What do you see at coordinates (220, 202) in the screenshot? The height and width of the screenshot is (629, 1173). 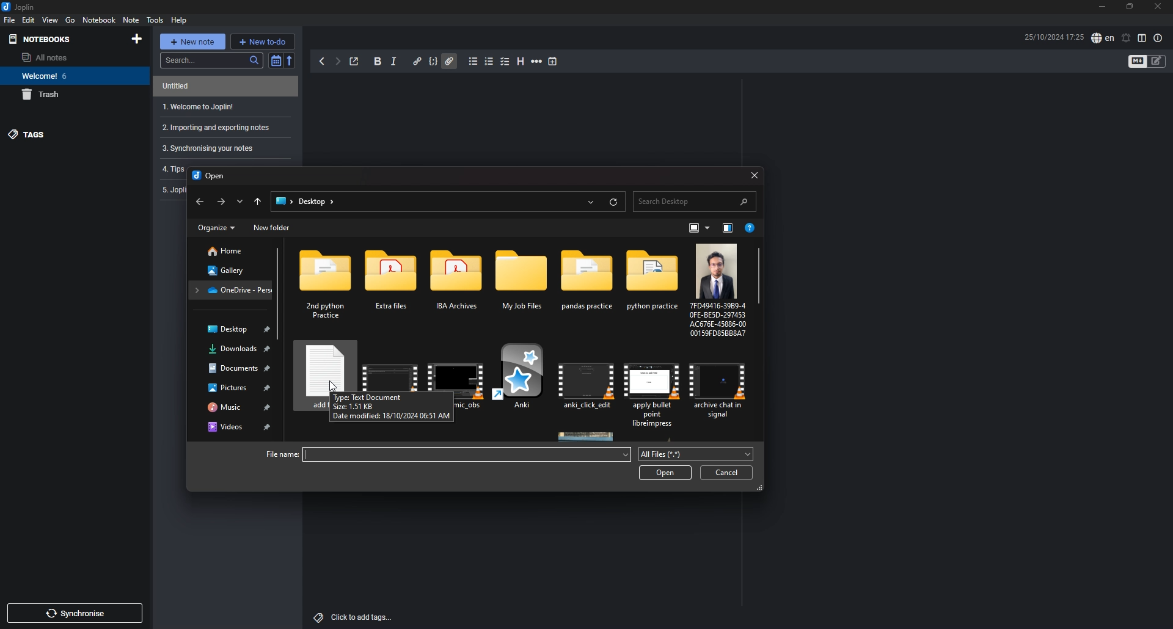 I see `forward` at bounding box center [220, 202].